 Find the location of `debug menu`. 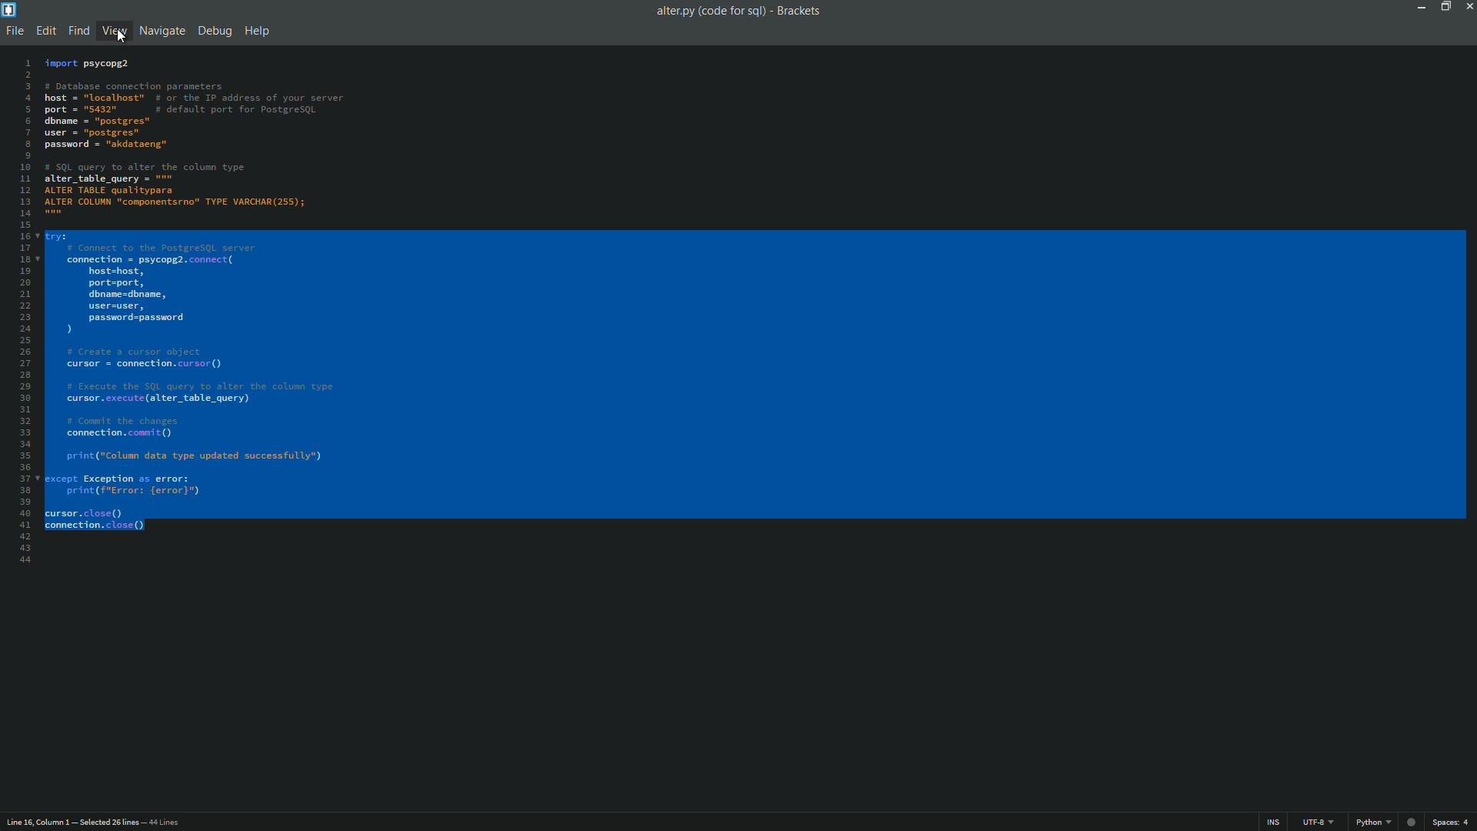

debug menu is located at coordinates (212, 32).